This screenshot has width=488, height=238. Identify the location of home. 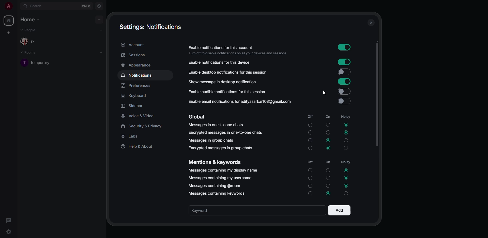
(30, 19).